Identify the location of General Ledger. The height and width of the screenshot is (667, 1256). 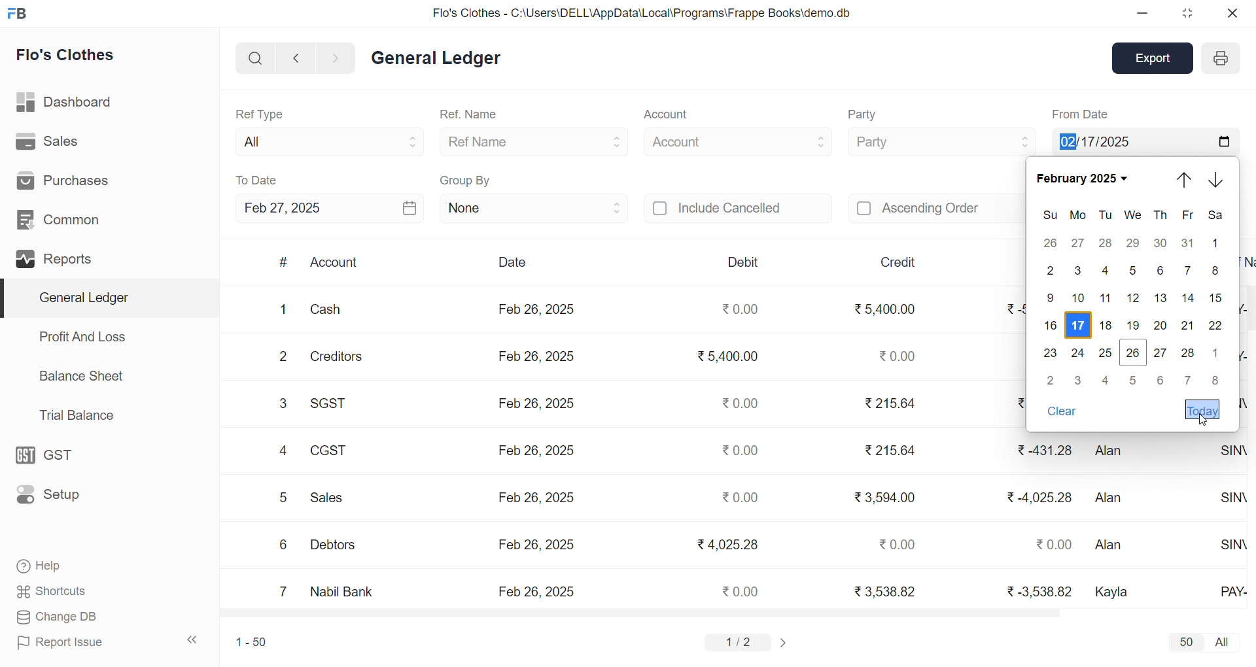
(105, 298).